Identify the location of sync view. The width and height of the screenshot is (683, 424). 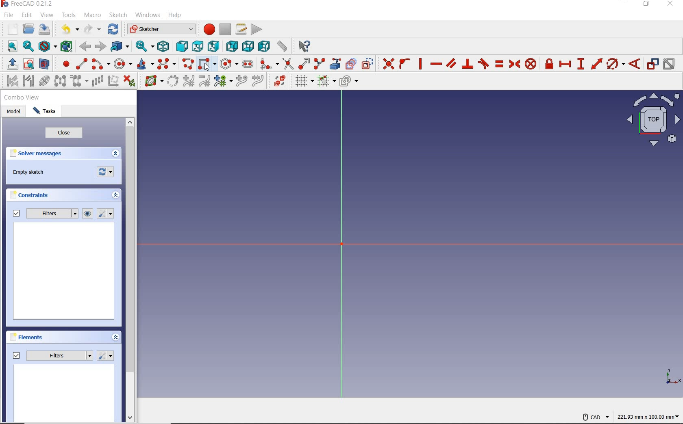
(144, 45).